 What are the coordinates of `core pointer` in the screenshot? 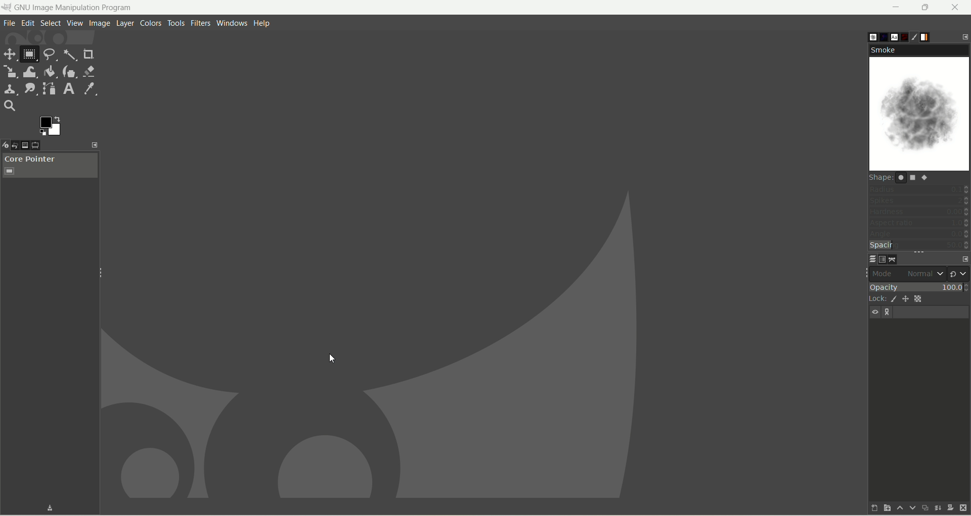 It's located at (50, 166).